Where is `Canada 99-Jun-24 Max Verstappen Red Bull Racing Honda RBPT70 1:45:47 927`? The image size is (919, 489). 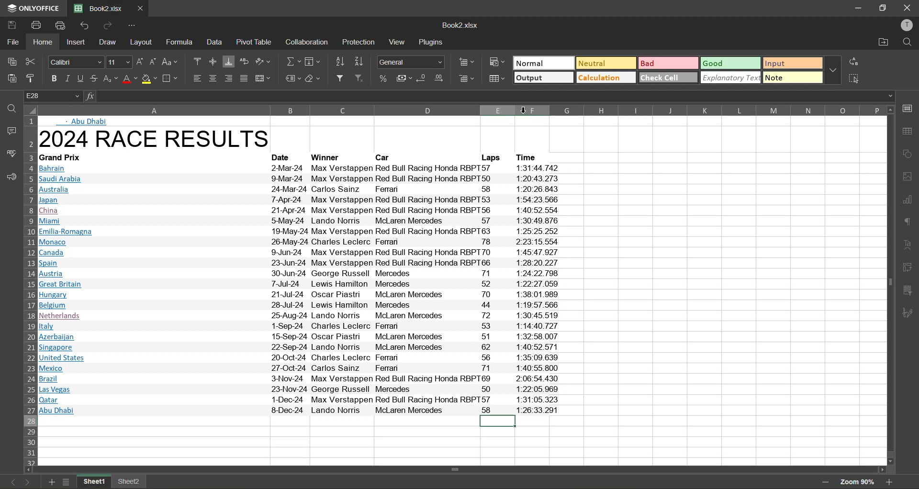 Canada 99-Jun-24 Max Verstappen Red Bull Racing Honda RBPT70 1:45:47 927 is located at coordinates (299, 252).